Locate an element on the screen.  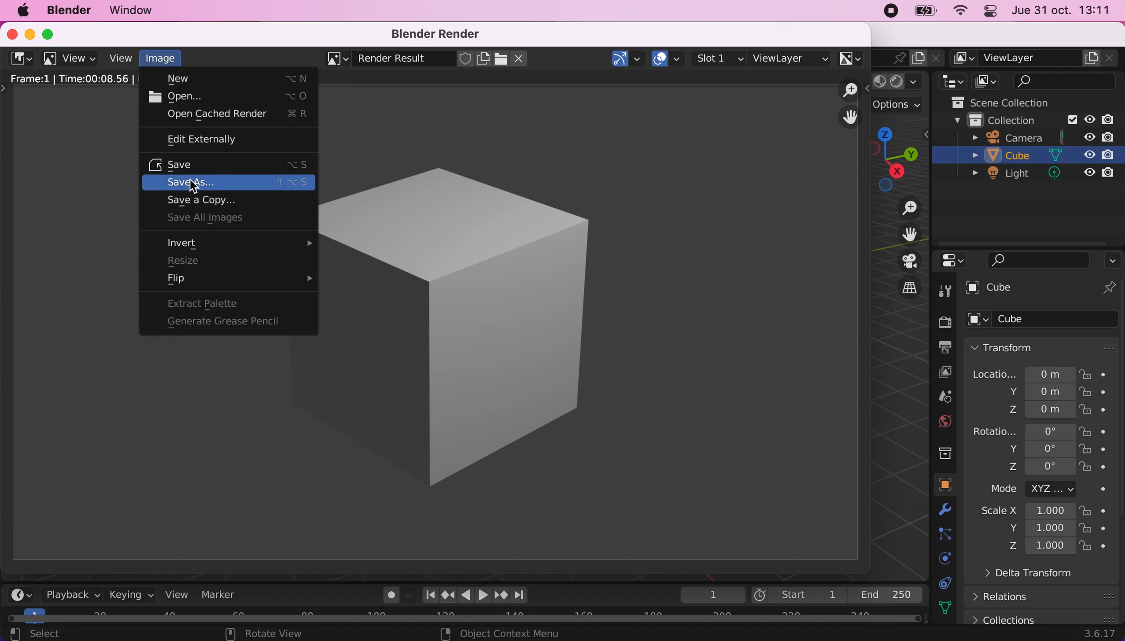
view is located at coordinates (120, 58).